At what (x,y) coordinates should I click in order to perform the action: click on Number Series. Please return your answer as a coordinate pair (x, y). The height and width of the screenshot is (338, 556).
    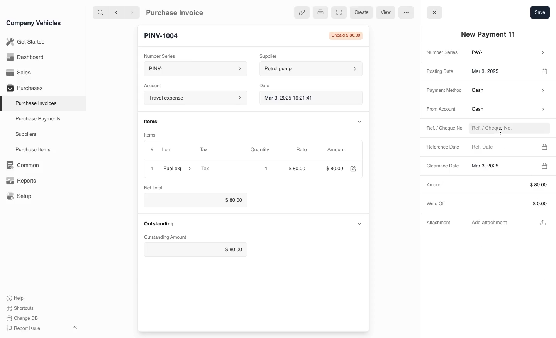
    Looking at the image, I should click on (161, 54).